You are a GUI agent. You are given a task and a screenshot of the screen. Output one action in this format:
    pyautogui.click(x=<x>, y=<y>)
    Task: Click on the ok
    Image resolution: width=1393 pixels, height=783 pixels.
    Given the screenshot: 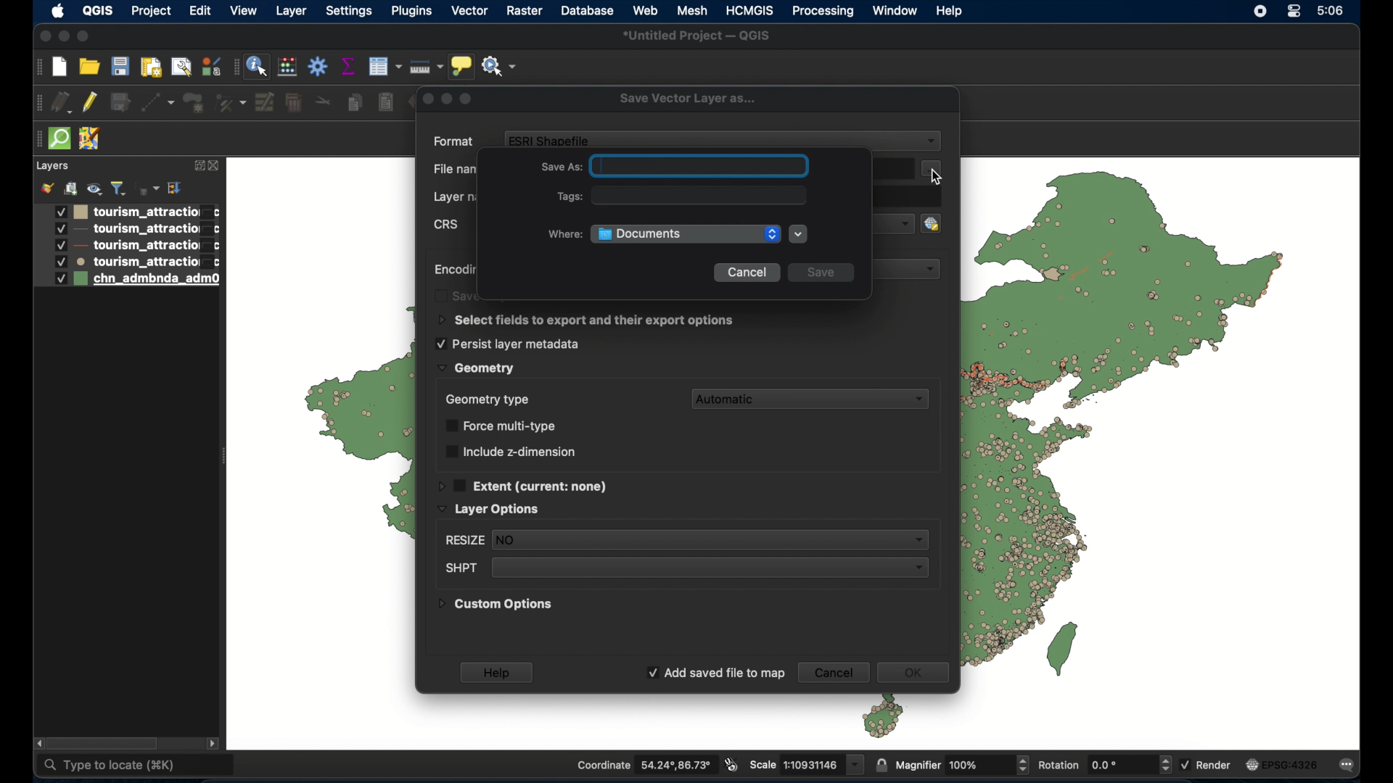 What is the action you would take?
    pyautogui.click(x=918, y=674)
    